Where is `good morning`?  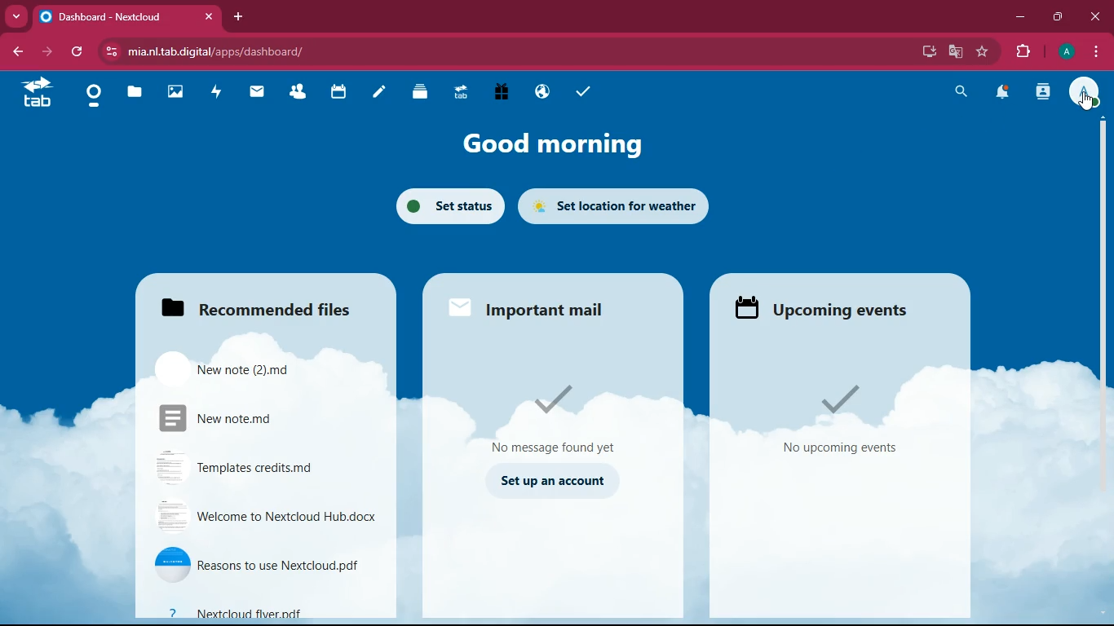 good morning is located at coordinates (549, 144).